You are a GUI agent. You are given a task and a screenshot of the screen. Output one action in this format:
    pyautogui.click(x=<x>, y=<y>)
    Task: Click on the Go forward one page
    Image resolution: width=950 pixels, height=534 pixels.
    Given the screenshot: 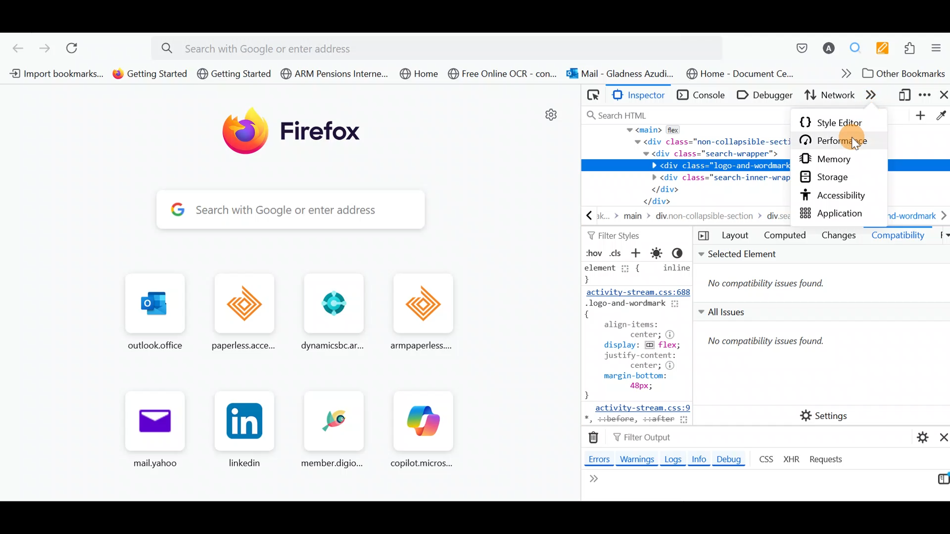 What is the action you would take?
    pyautogui.click(x=44, y=48)
    